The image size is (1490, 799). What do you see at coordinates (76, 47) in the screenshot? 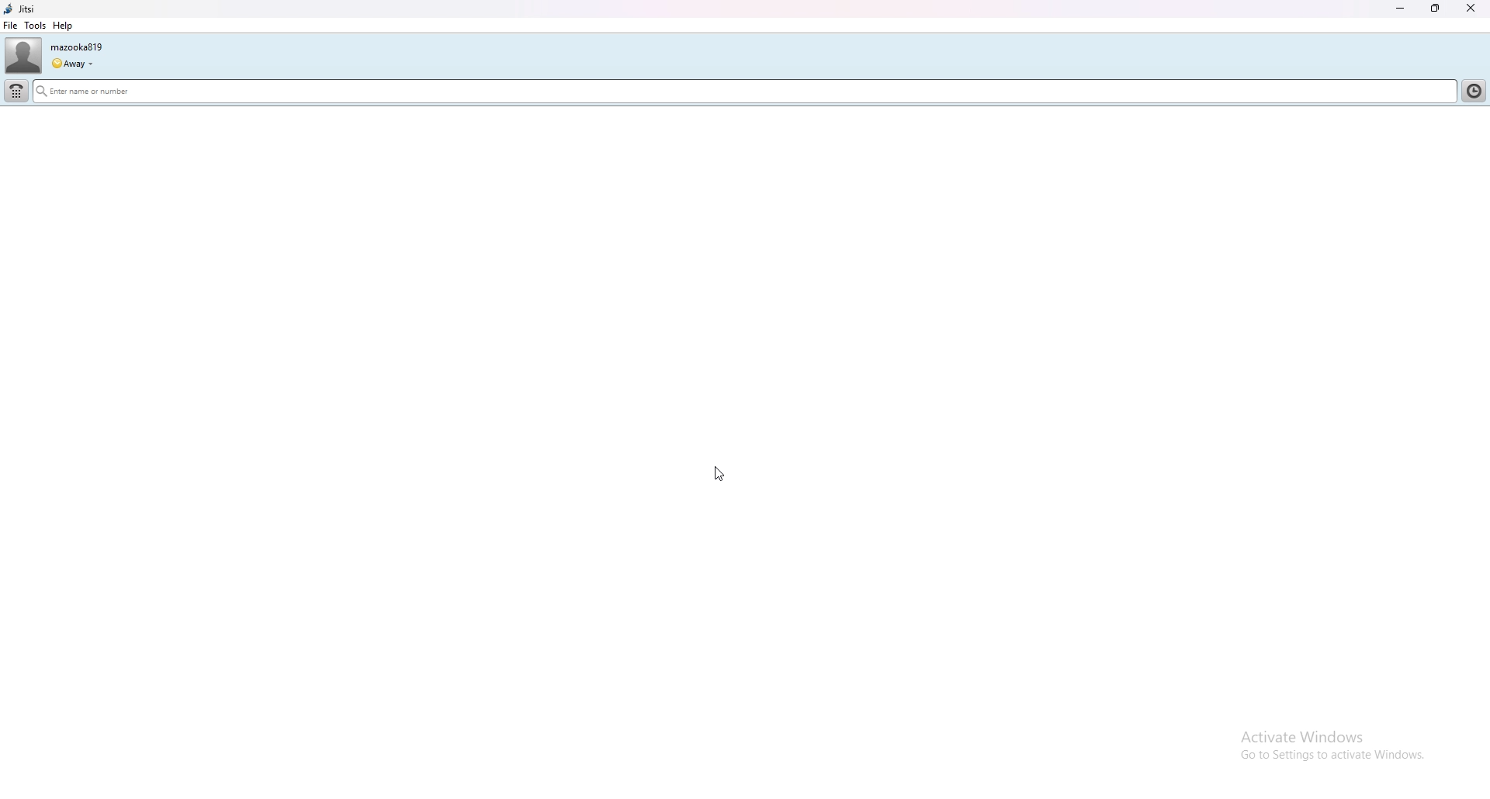
I see `username` at bounding box center [76, 47].